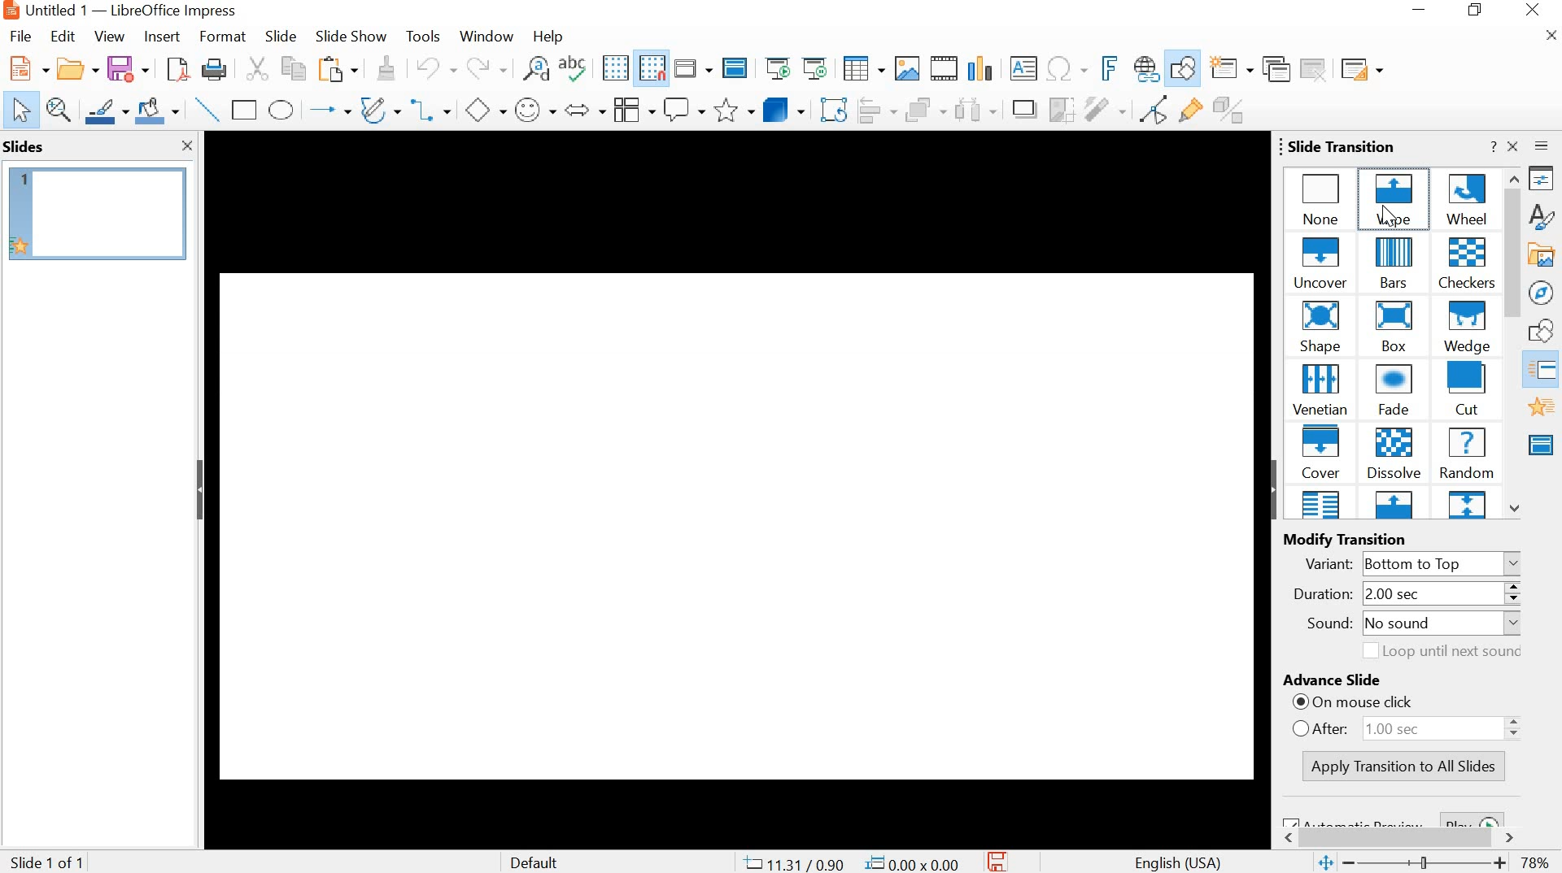 Image resolution: width=1562 pixels, height=873 pixels. What do you see at coordinates (1543, 331) in the screenshot?
I see `SHAPES` at bounding box center [1543, 331].